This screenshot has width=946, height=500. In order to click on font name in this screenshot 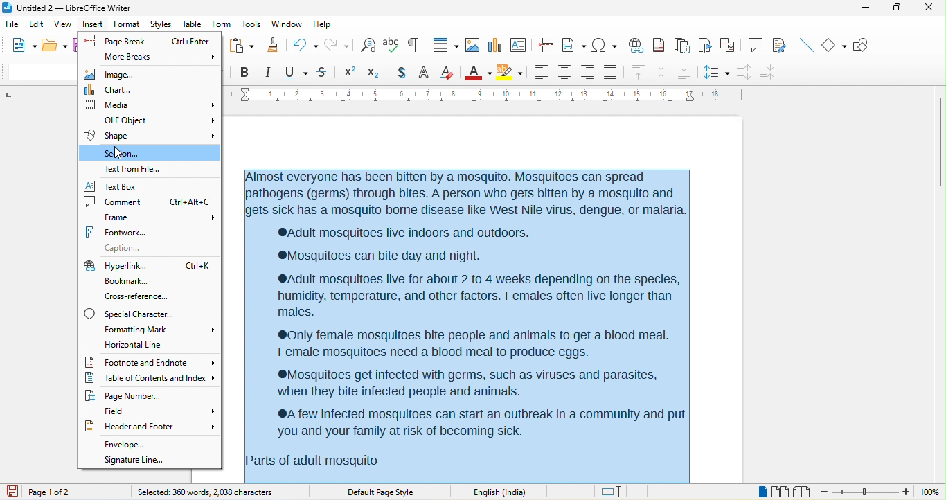, I will do `click(37, 72)`.